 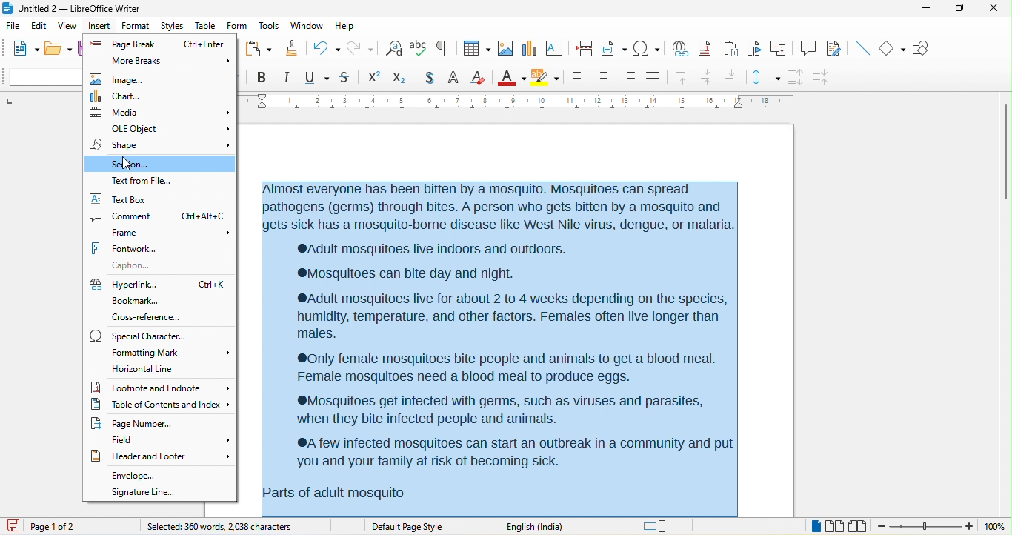 I want to click on font color, so click(x=510, y=76).